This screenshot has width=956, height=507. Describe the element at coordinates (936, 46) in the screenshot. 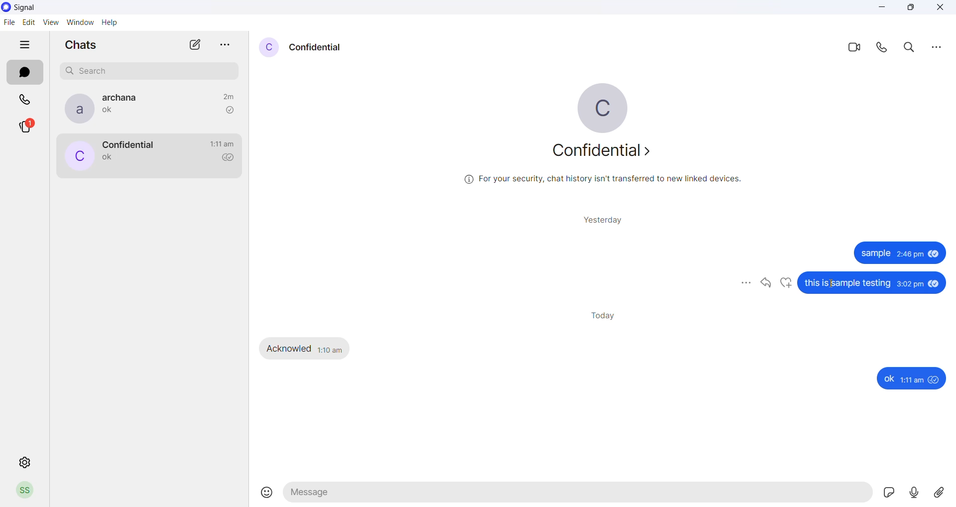

I see `more options` at that location.